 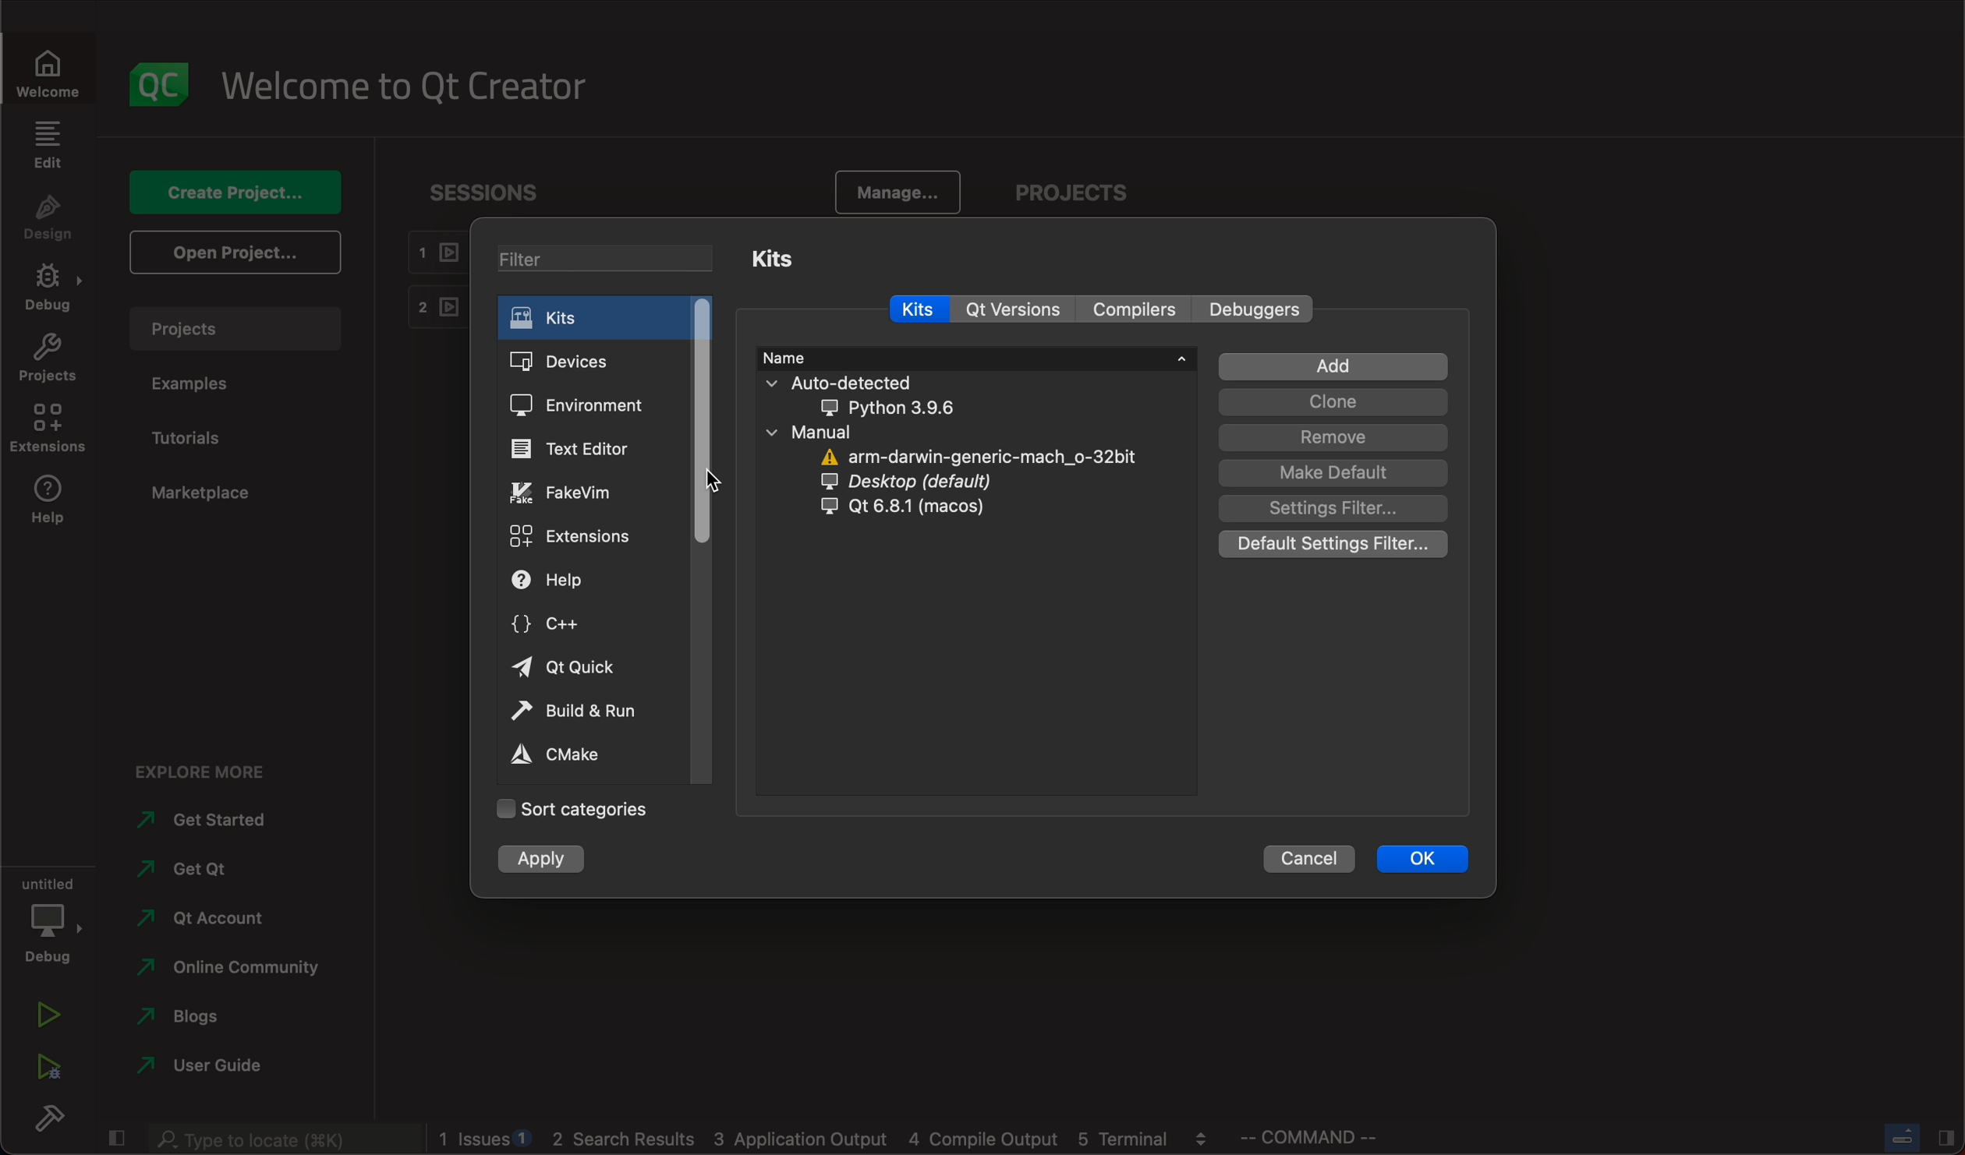 What do you see at coordinates (933, 506) in the screenshot?
I see `qt` at bounding box center [933, 506].